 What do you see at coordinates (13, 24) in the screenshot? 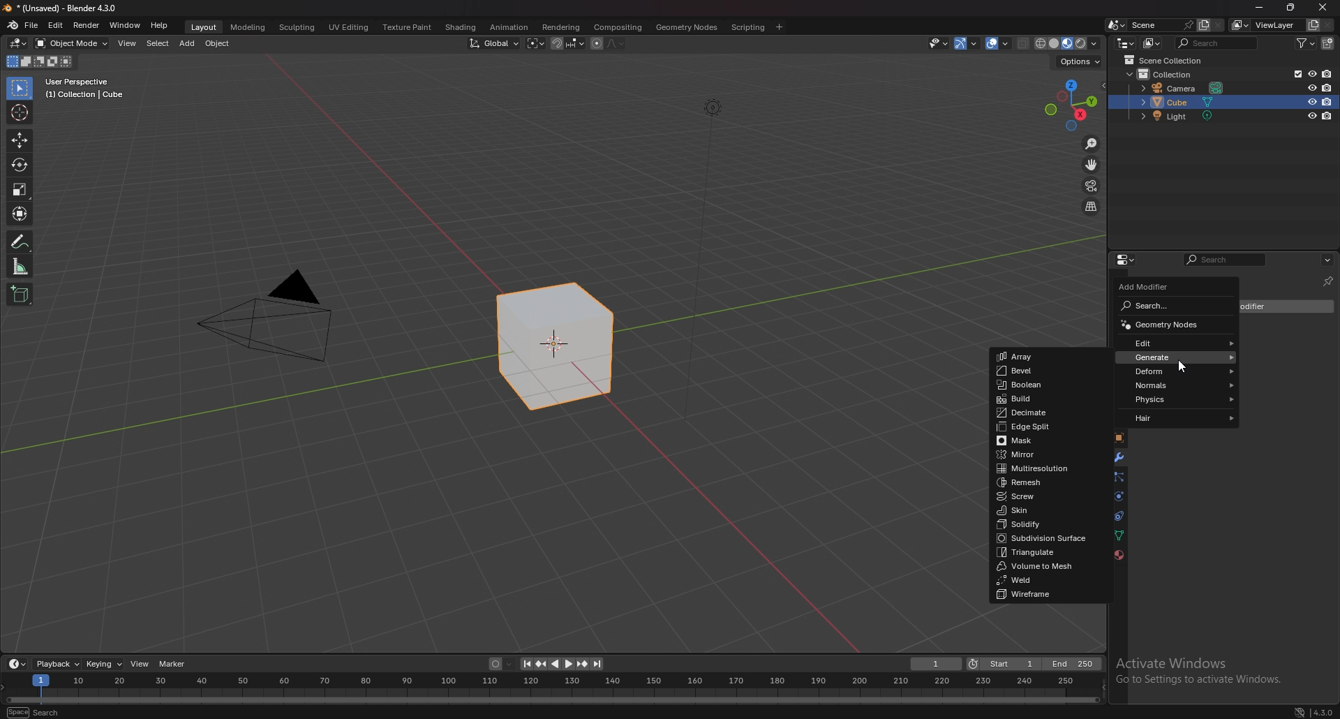
I see `blender` at bounding box center [13, 24].